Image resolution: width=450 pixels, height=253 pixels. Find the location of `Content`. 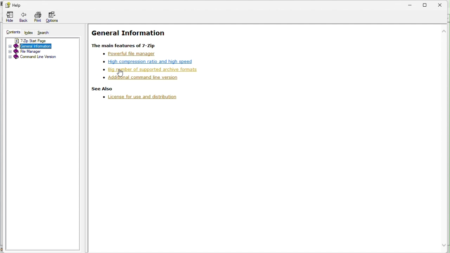

Content is located at coordinates (12, 32).